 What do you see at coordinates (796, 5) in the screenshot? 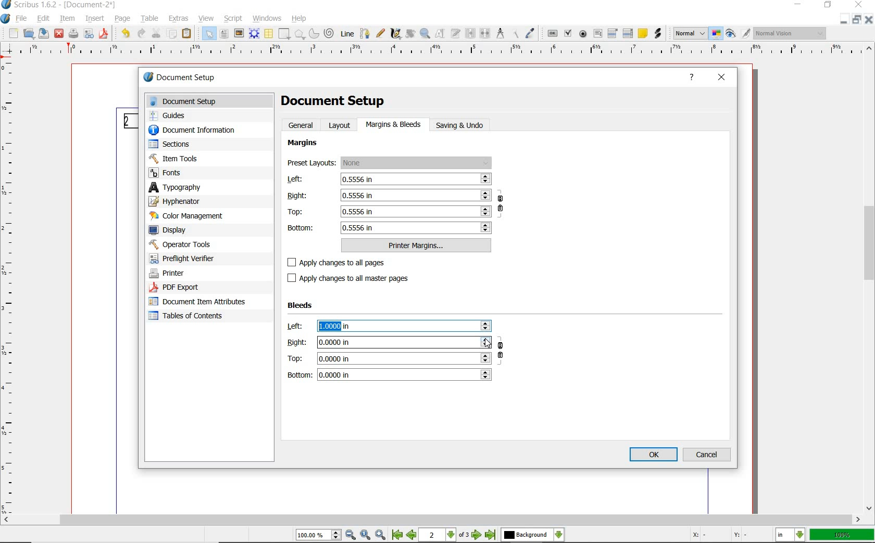
I see `minimize` at bounding box center [796, 5].